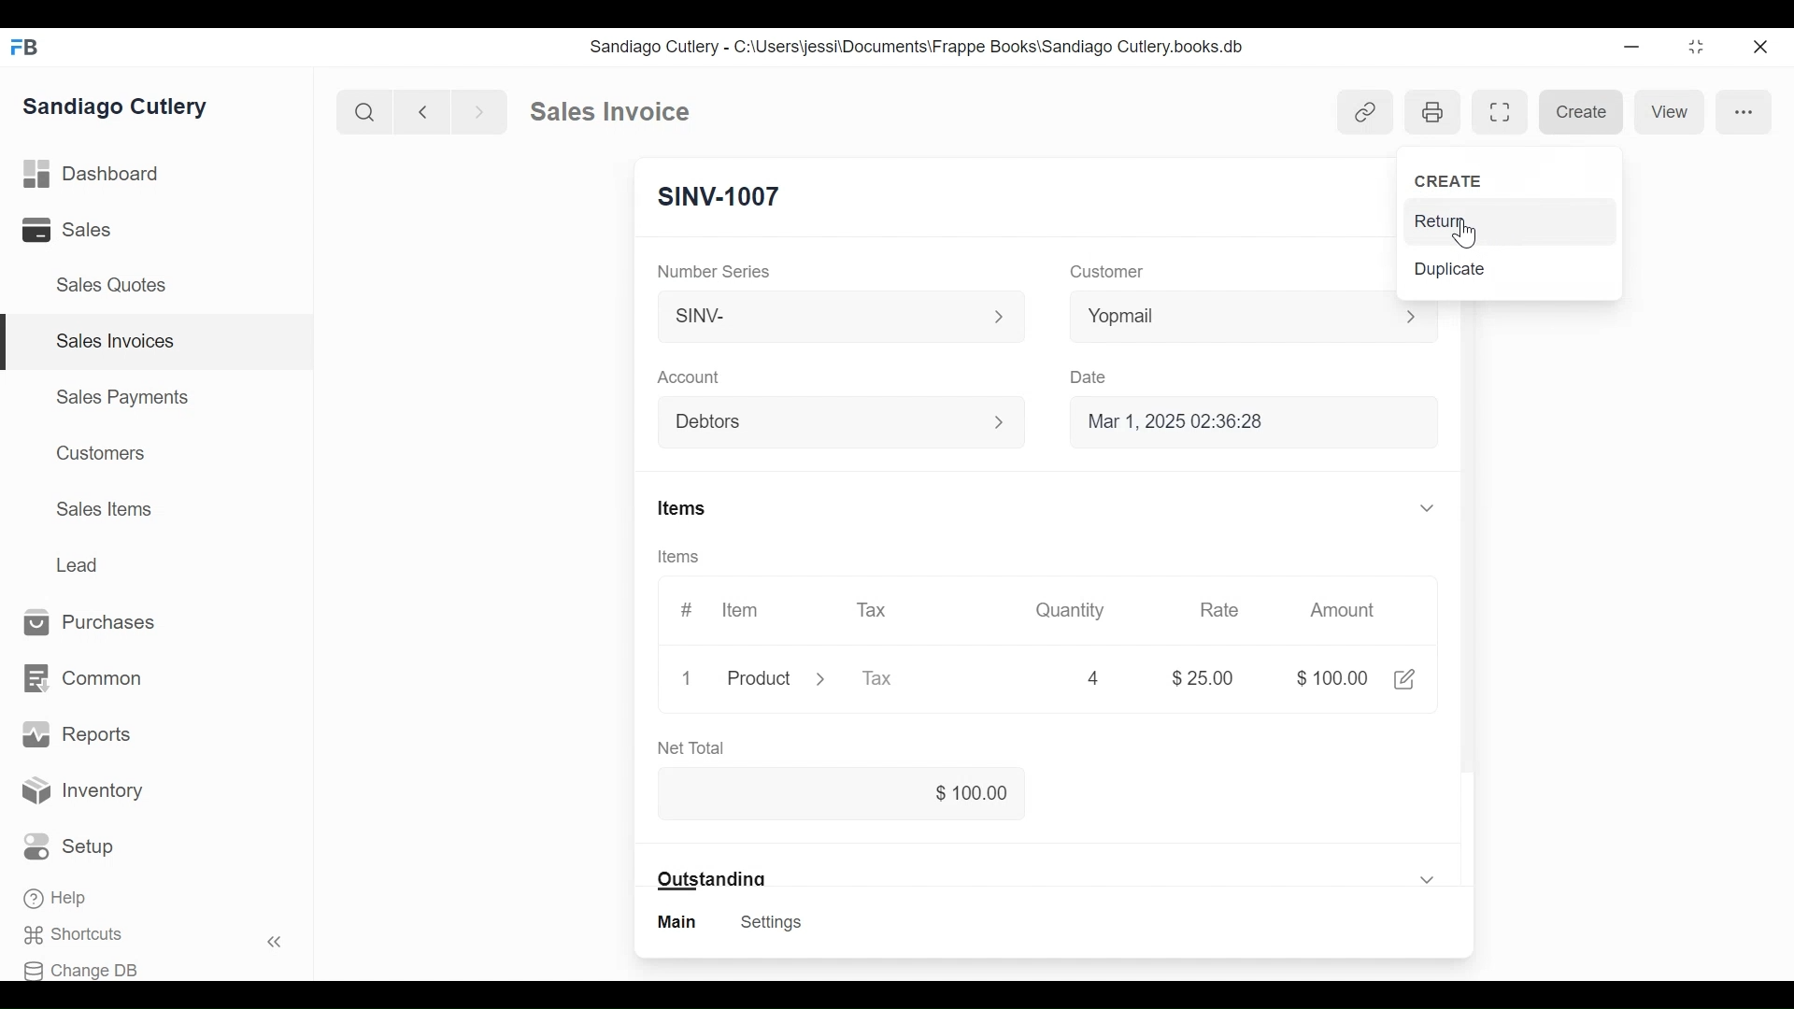  Describe the element at coordinates (103, 452) in the screenshot. I see `Customers` at that location.